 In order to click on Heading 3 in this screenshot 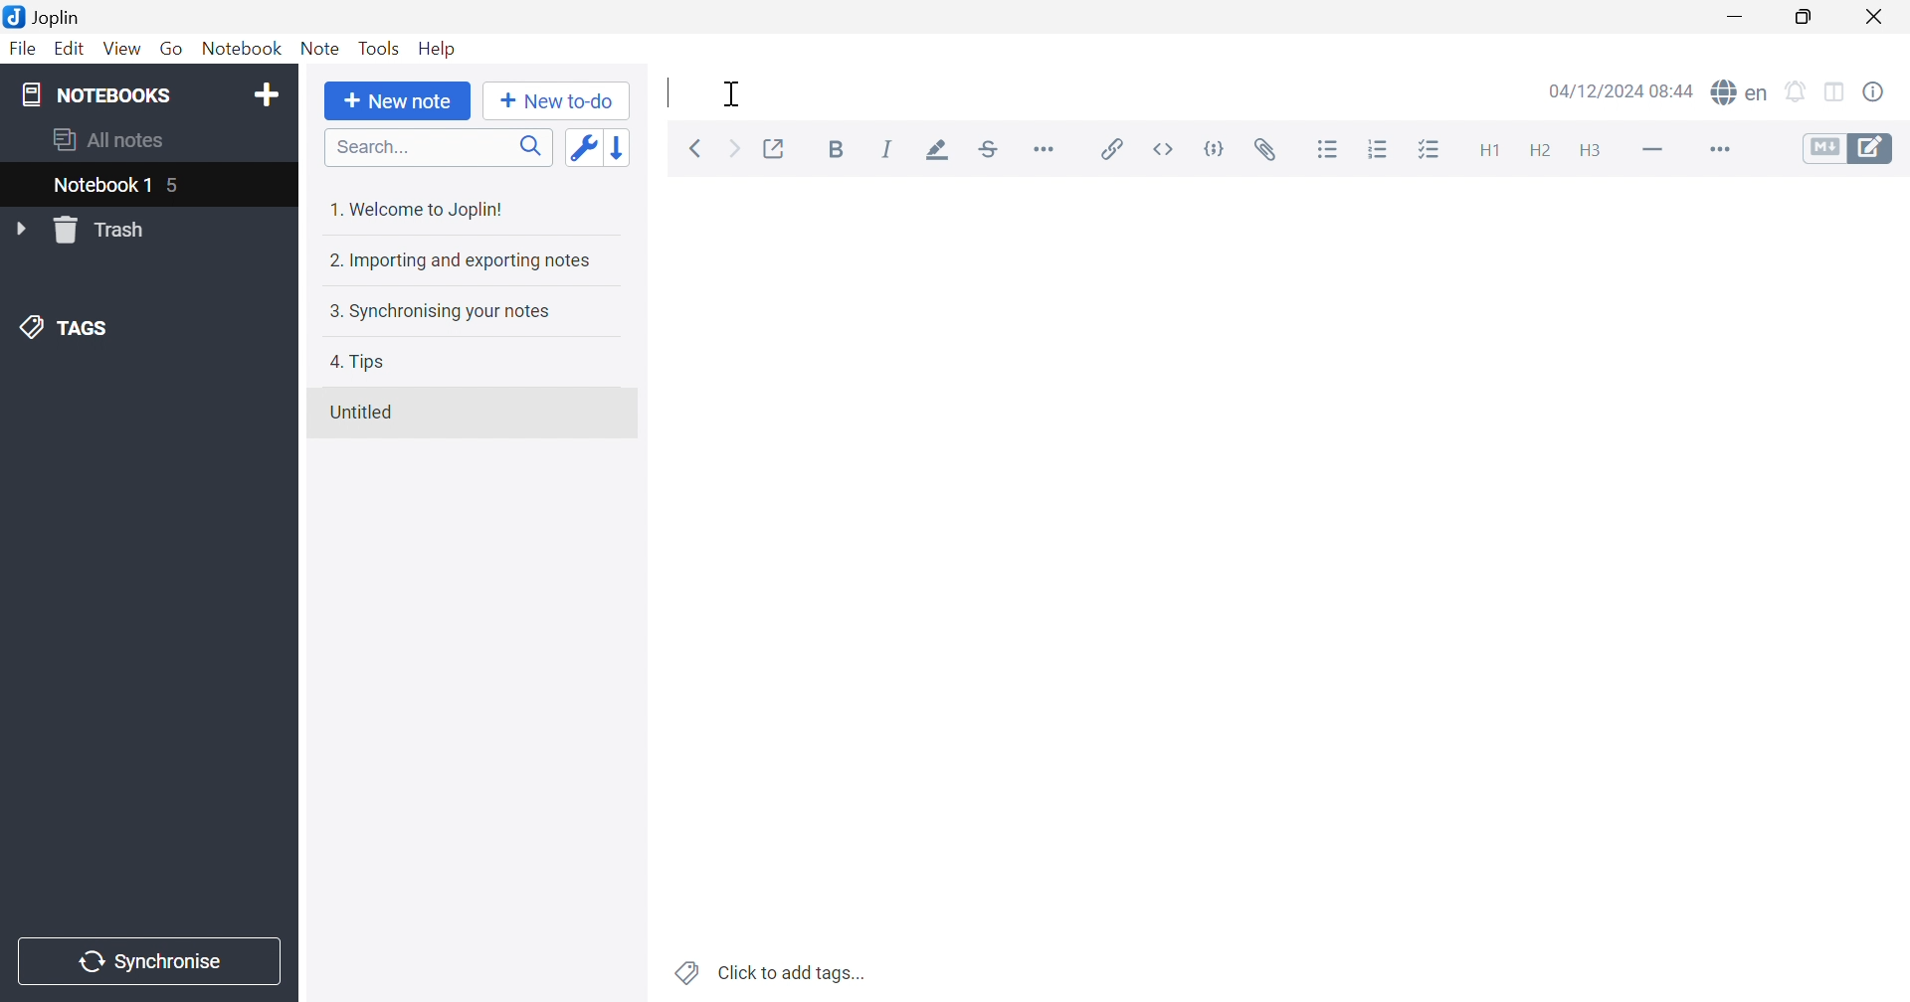, I will do `click(1591, 148)`.